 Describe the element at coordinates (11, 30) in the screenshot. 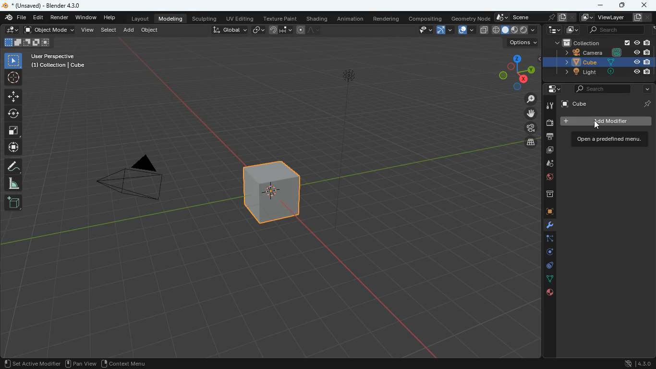

I see `edit` at that location.